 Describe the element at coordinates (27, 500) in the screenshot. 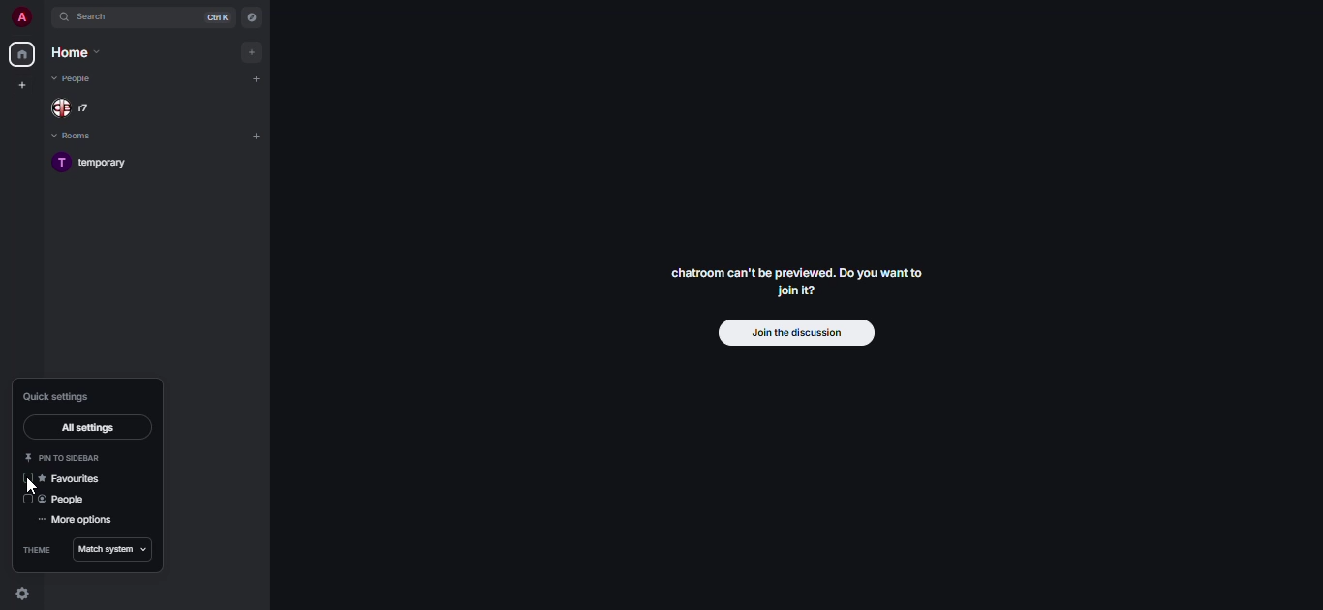

I see `click to enable` at that location.